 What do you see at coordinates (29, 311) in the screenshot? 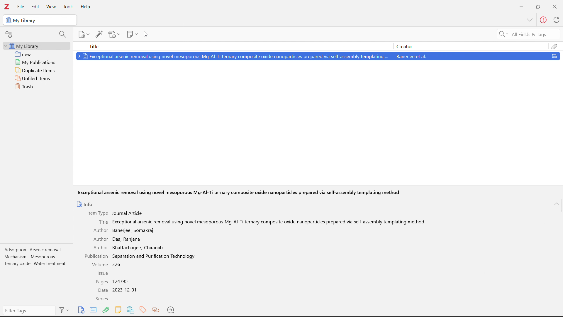
I see `filter tags` at bounding box center [29, 311].